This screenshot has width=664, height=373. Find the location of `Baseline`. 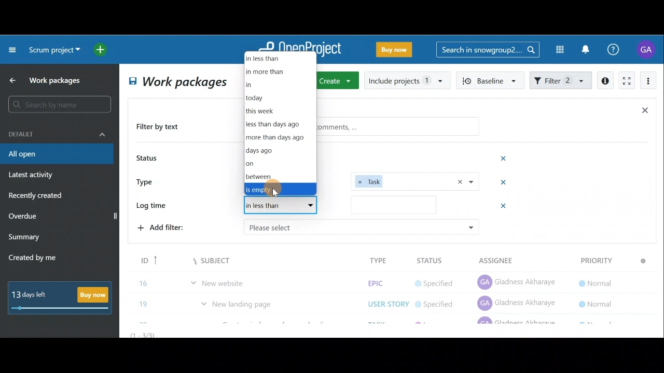

Baseline is located at coordinates (491, 80).